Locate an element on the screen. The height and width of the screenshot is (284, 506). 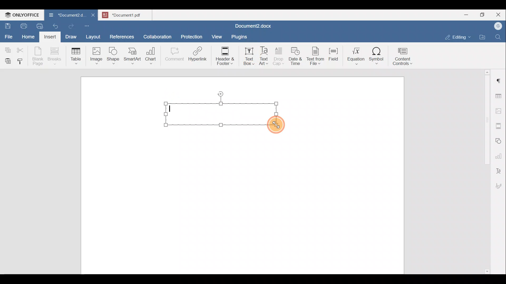
Find is located at coordinates (499, 37).